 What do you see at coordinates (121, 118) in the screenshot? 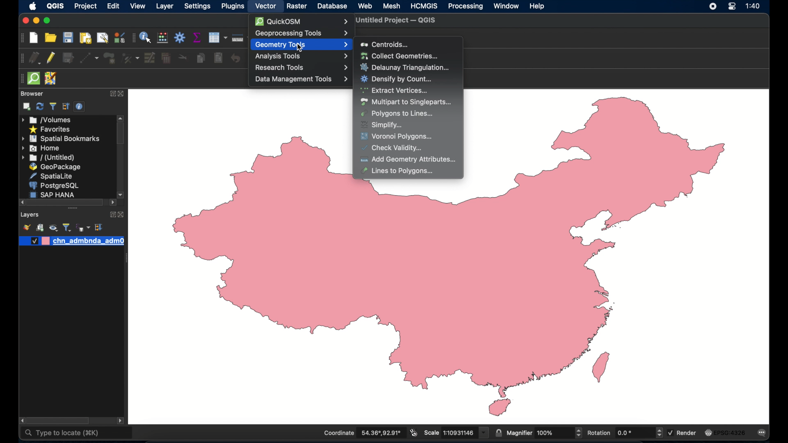
I see `scroll up arrow` at bounding box center [121, 118].